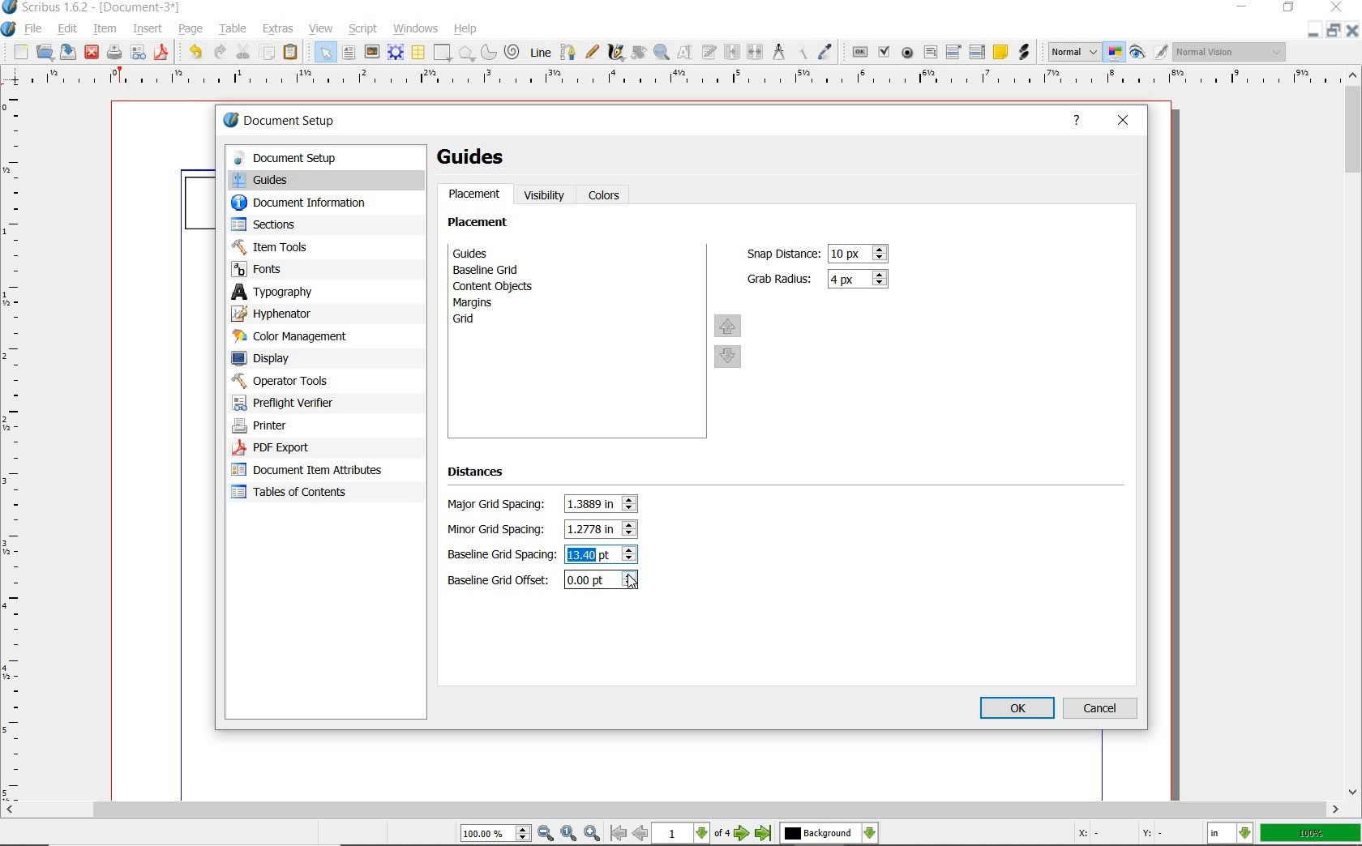 This screenshot has height=846, width=1362. Describe the element at coordinates (298, 493) in the screenshot. I see `Tables of contents` at that location.